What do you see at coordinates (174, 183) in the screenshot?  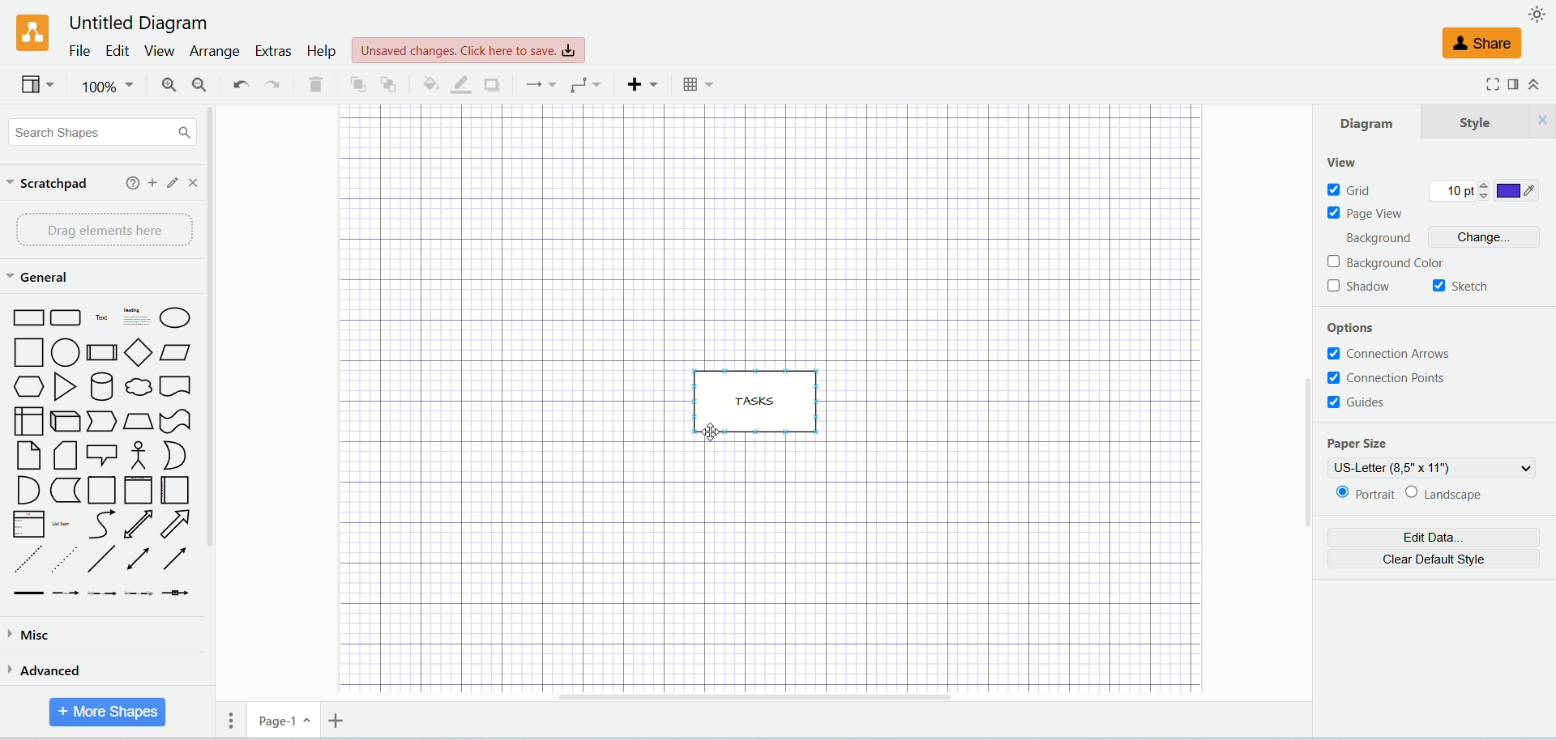 I see `edit` at bounding box center [174, 183].